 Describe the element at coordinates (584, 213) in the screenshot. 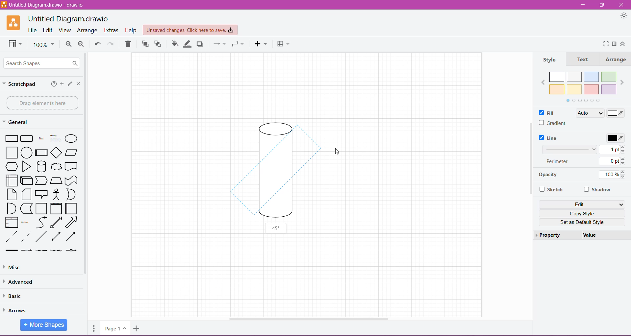

I see `Copy Style` at that location.